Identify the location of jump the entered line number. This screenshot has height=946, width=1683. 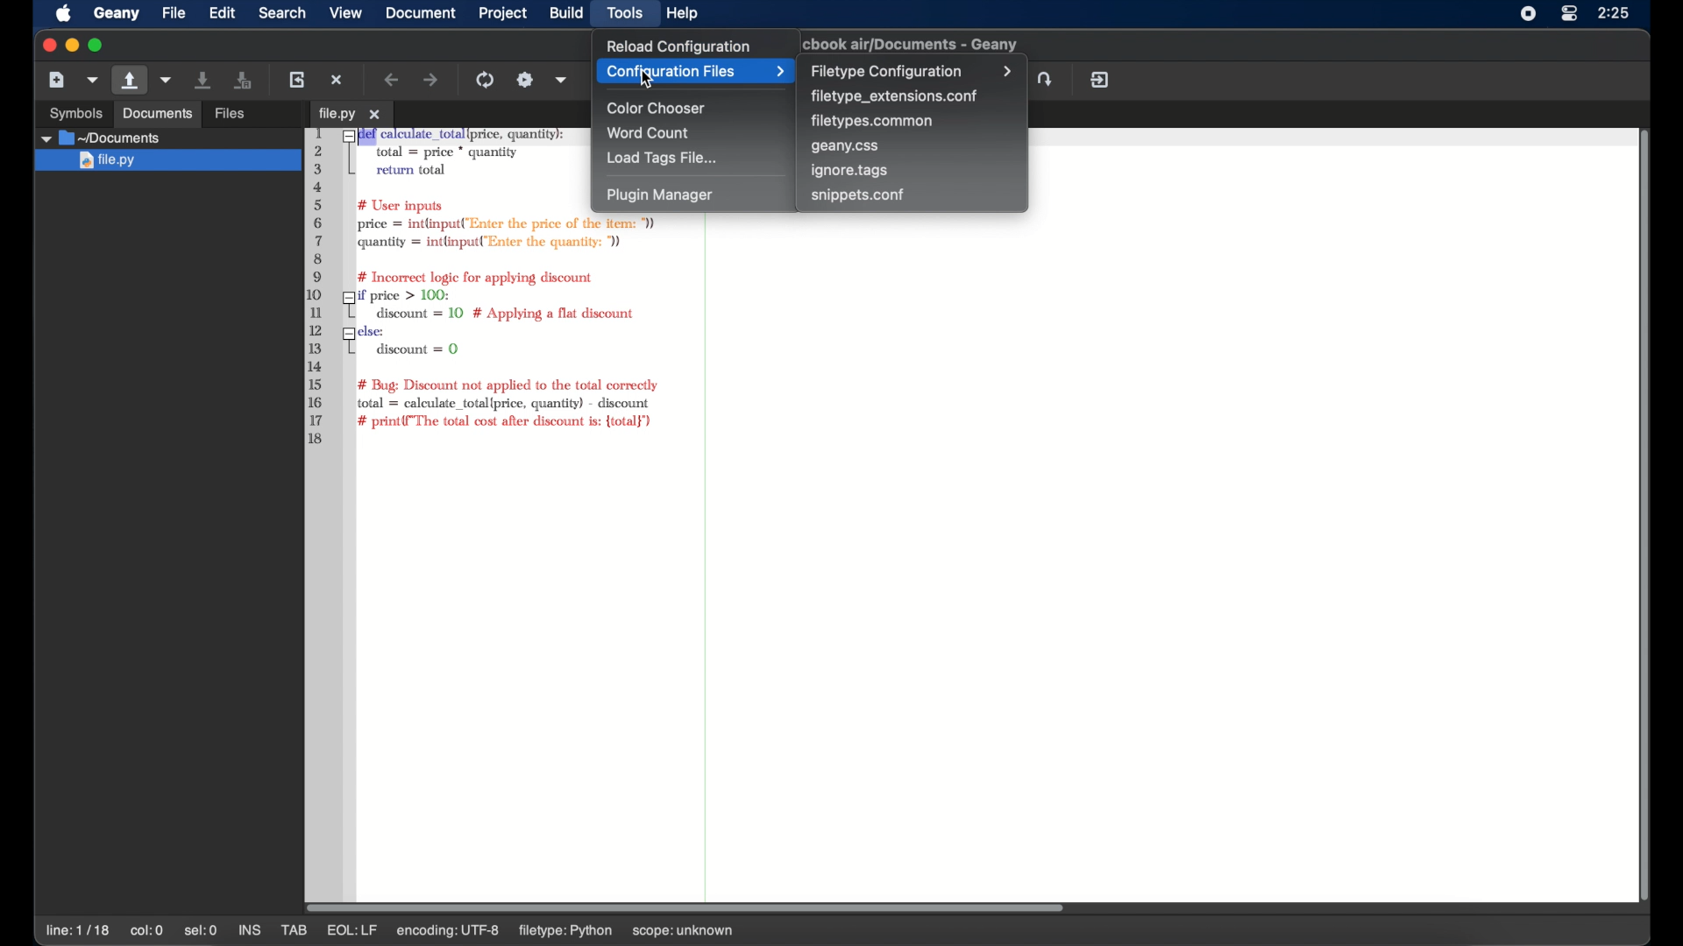
(1047, 79).